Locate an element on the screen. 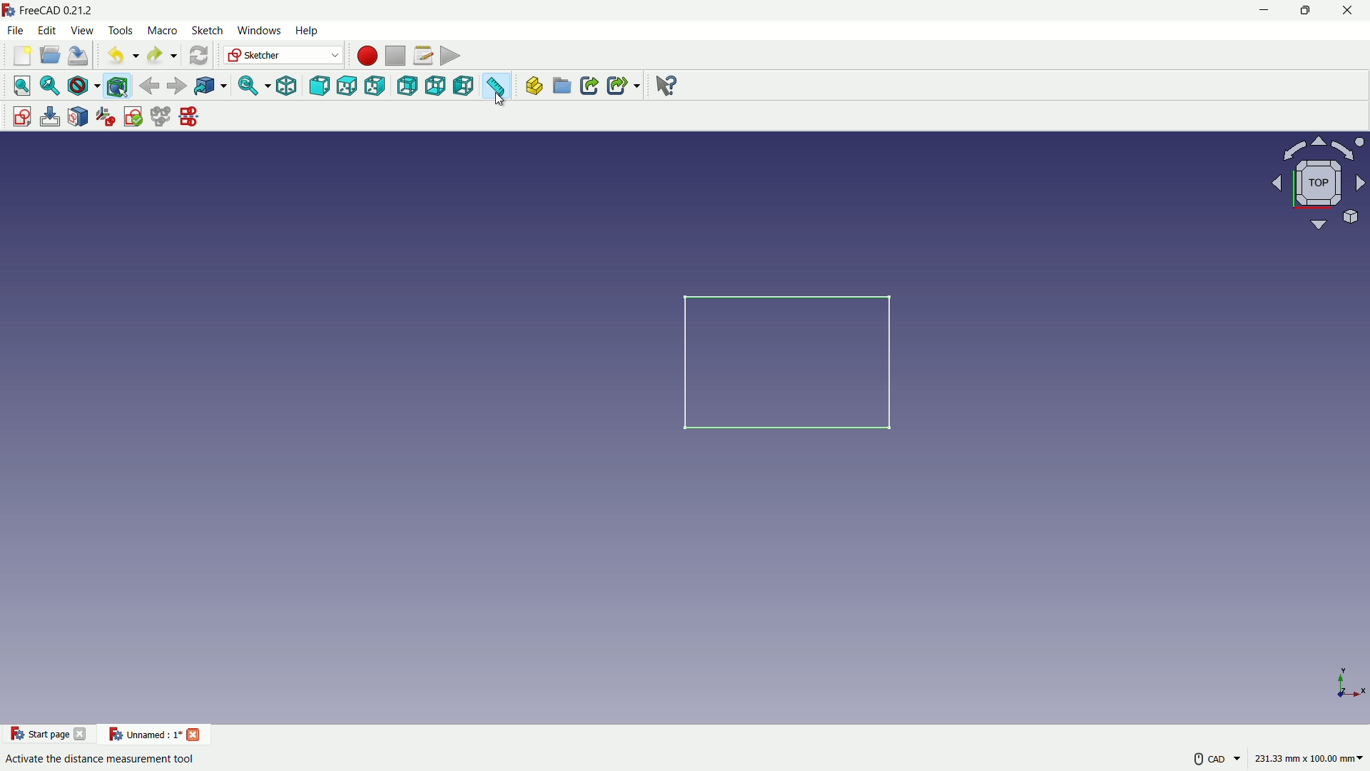 This screenshot has width=1370, height=771. back is located at coordinates (149, 85).